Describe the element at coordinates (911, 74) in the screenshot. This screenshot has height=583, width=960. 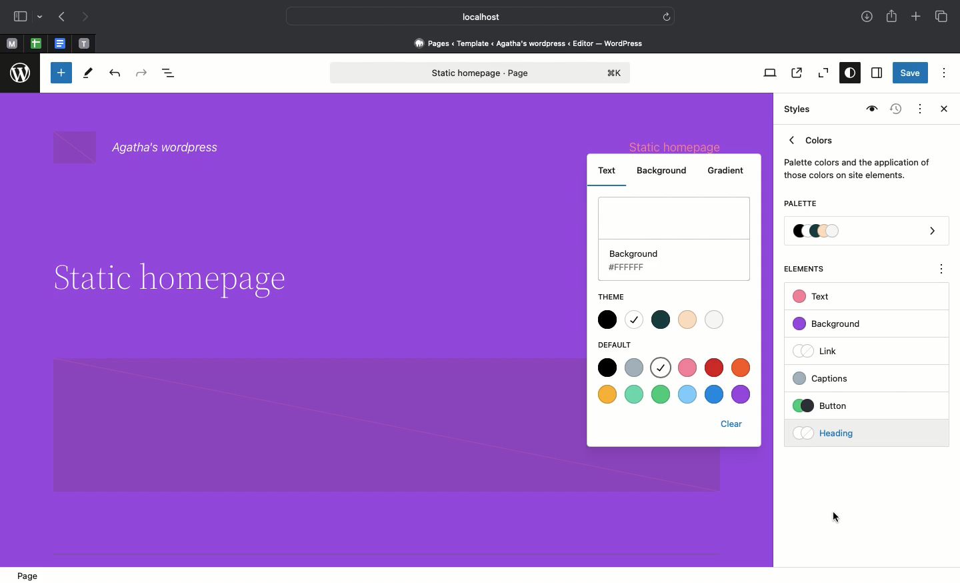
I see `Save` at that location.